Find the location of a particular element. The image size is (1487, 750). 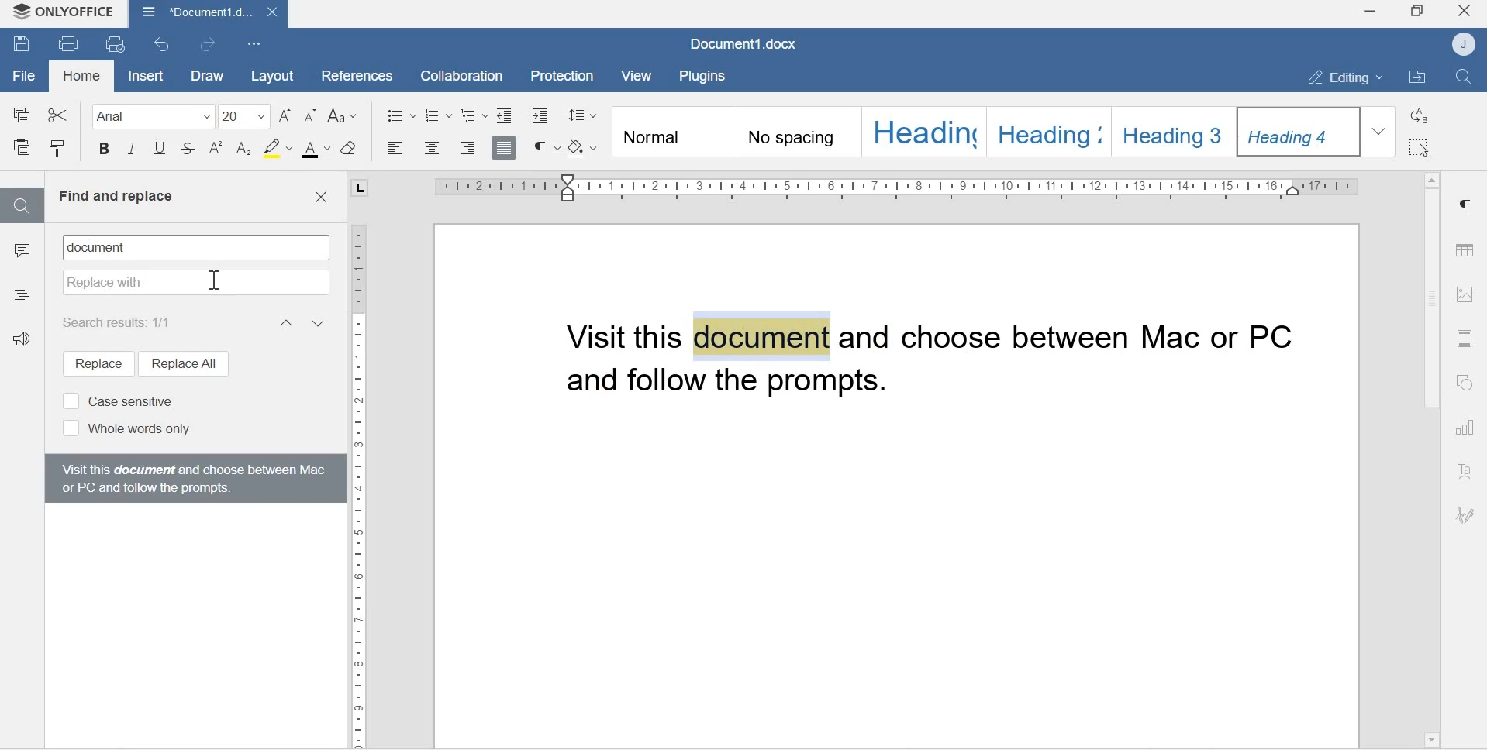

Multilevel List is located at coordinates (474, 115).